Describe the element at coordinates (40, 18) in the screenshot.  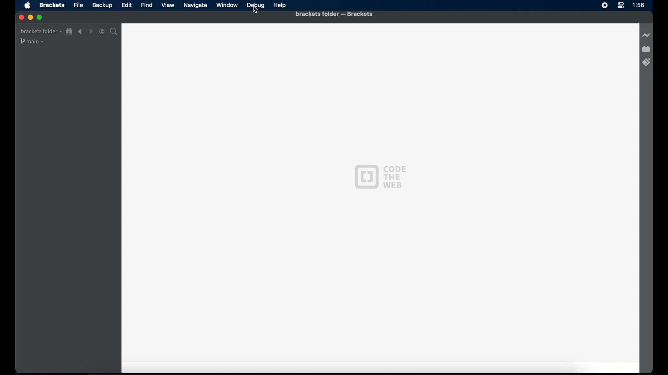
I see `maximize` at that location.